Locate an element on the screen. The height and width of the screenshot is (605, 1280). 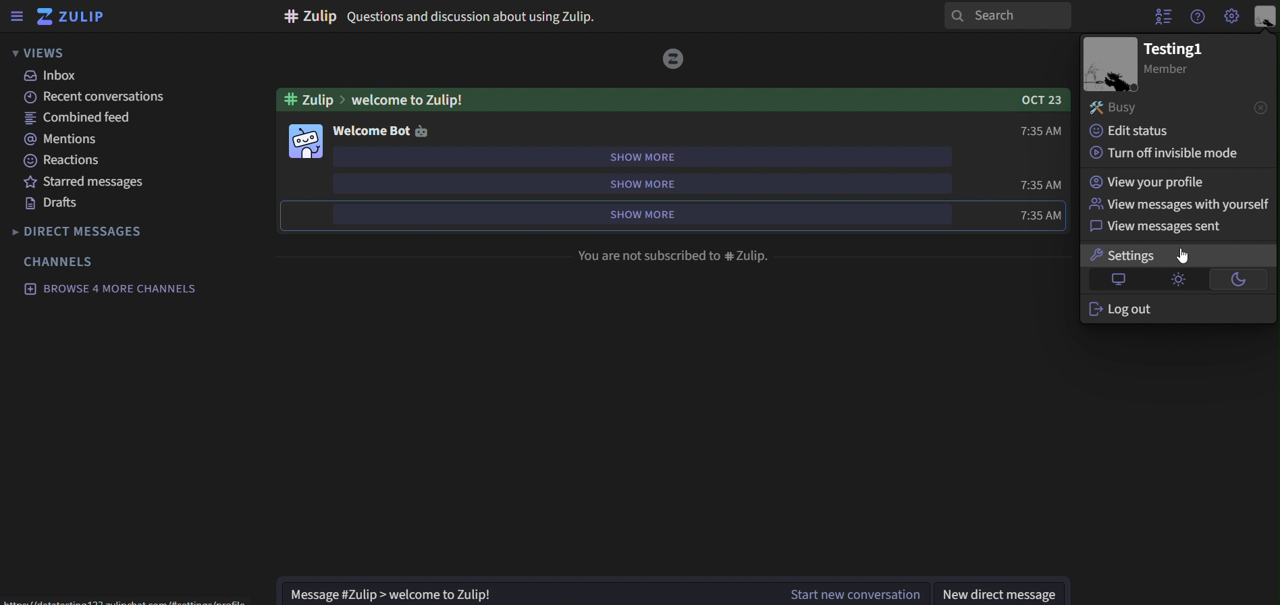
Personal menu is located at coordinates (1263, 18).